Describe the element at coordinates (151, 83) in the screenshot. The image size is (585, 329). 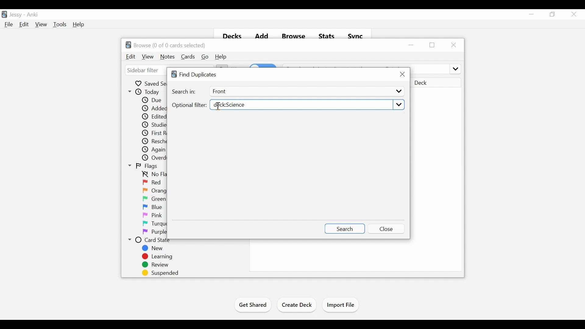
I see `Saved Searches` at that location.